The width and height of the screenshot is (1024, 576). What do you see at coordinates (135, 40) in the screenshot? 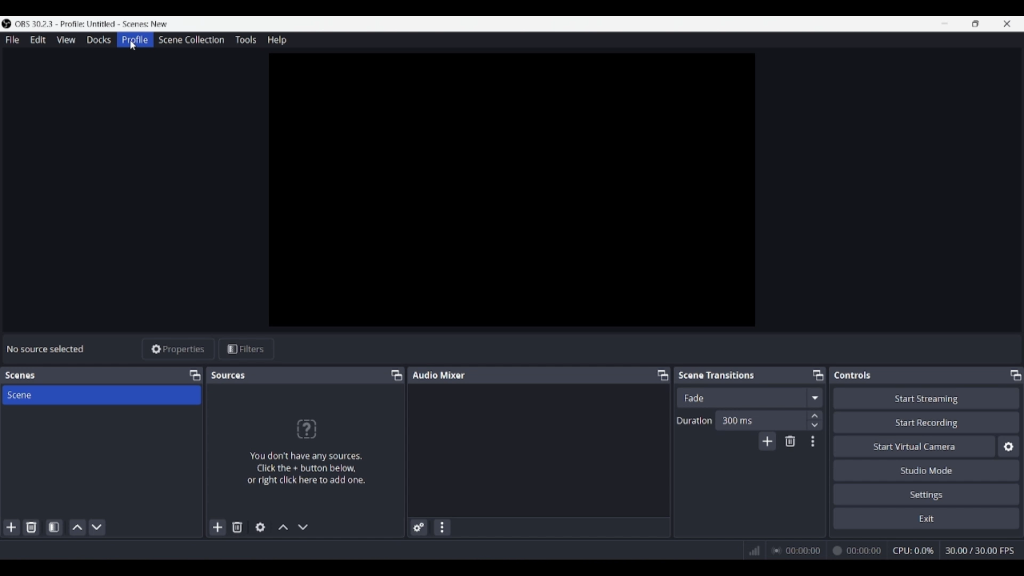
I see `Profile menu, highlighted by cursor` at bounding box center [135, 40].